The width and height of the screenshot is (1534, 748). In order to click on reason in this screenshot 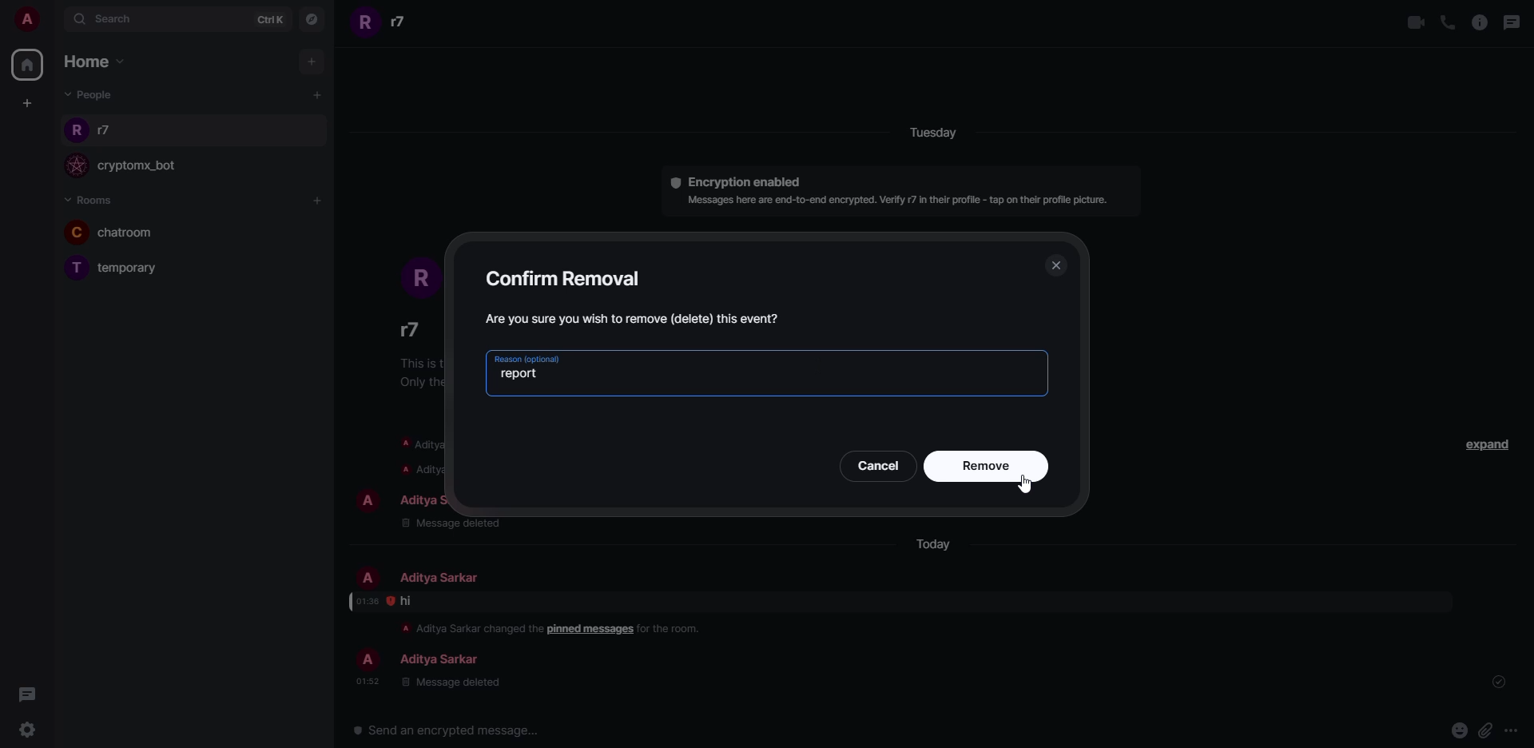, I will do `click(527, 358)`.